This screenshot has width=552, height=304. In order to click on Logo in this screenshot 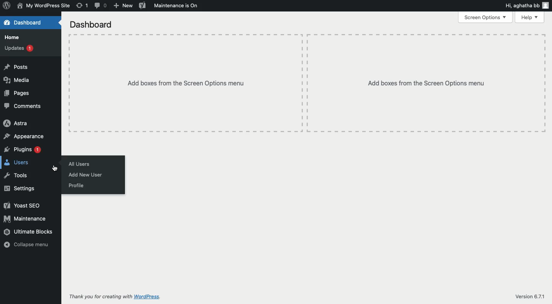, I will do `click(7, 7)`.